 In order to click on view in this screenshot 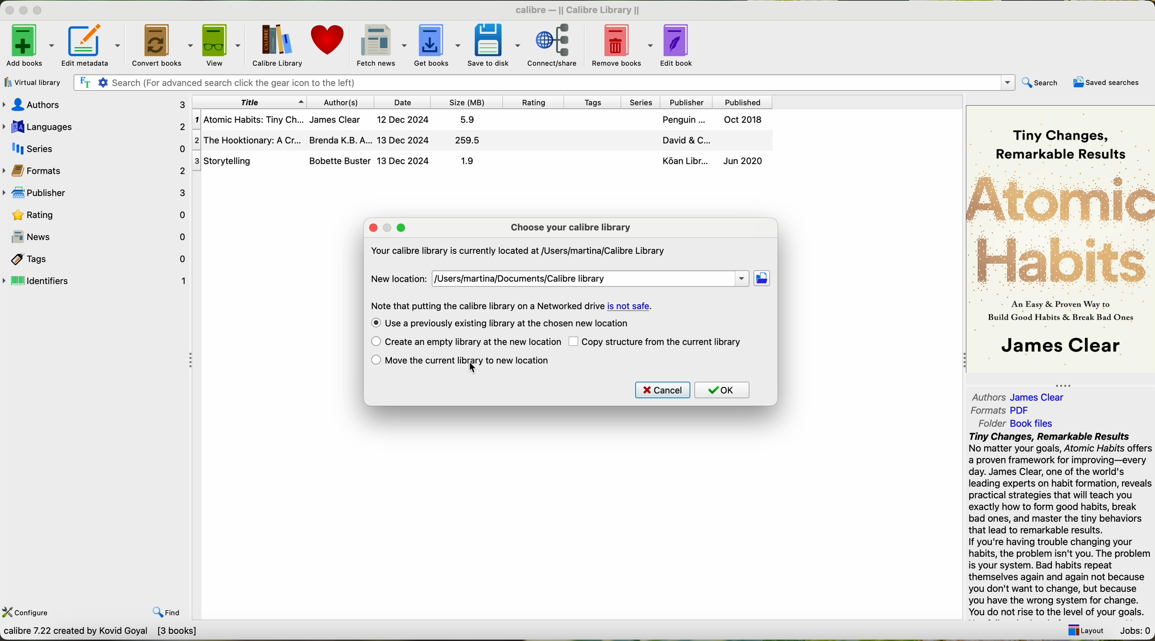, I will do `click(224, 45)`.